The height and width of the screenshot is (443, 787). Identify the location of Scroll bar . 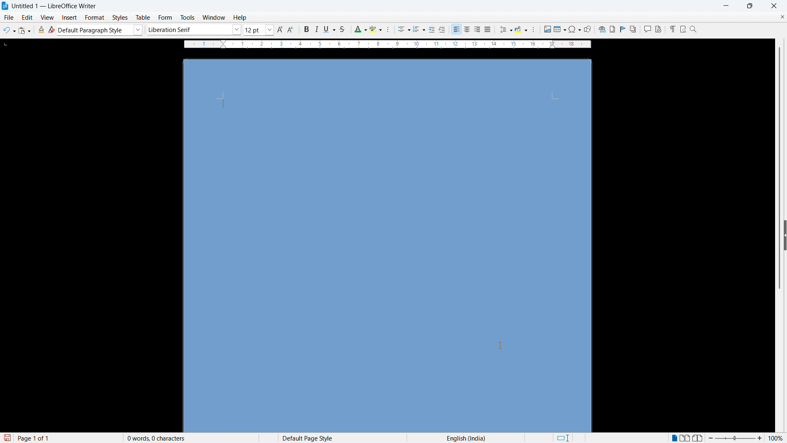
(780, 169).